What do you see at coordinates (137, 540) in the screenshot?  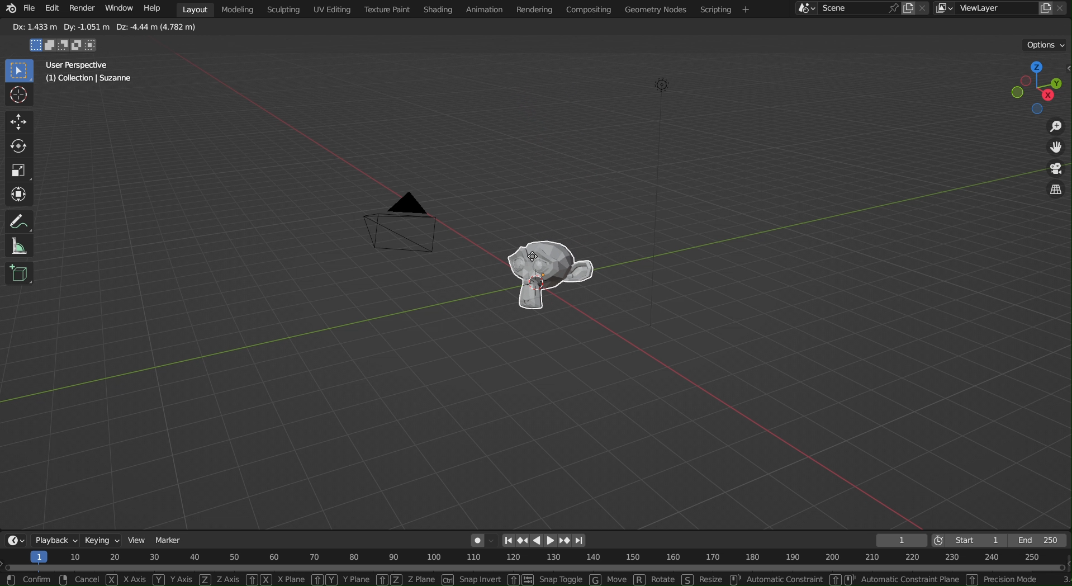 I see `View` at bounding box center [137, 540].